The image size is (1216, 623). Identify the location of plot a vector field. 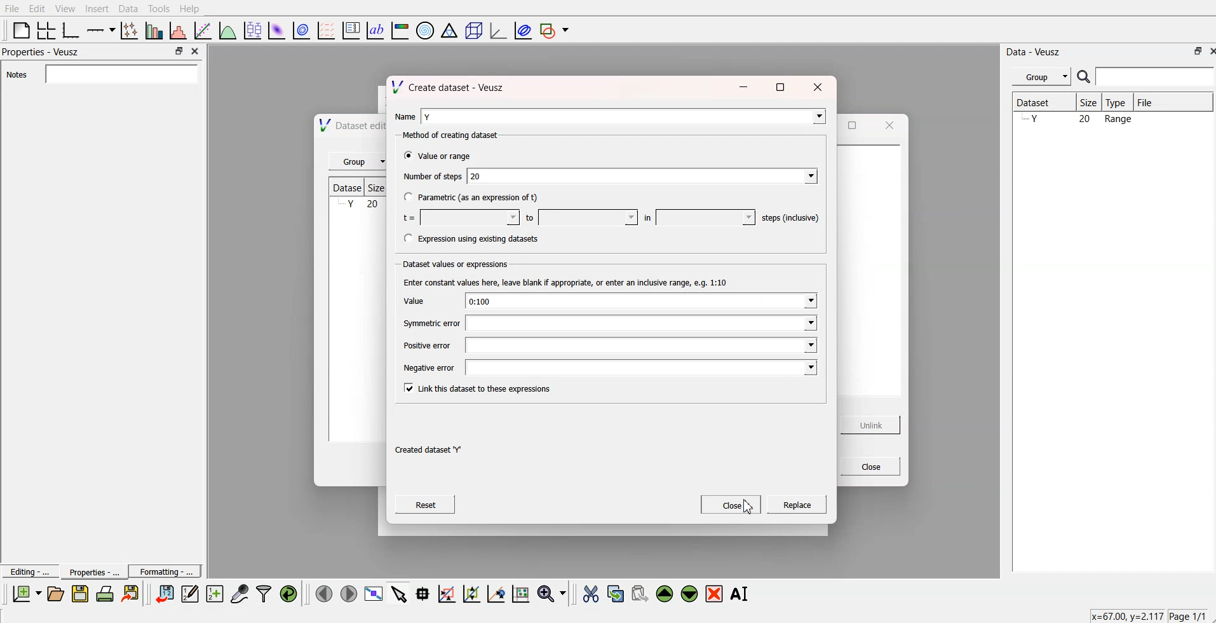
(328, 30).